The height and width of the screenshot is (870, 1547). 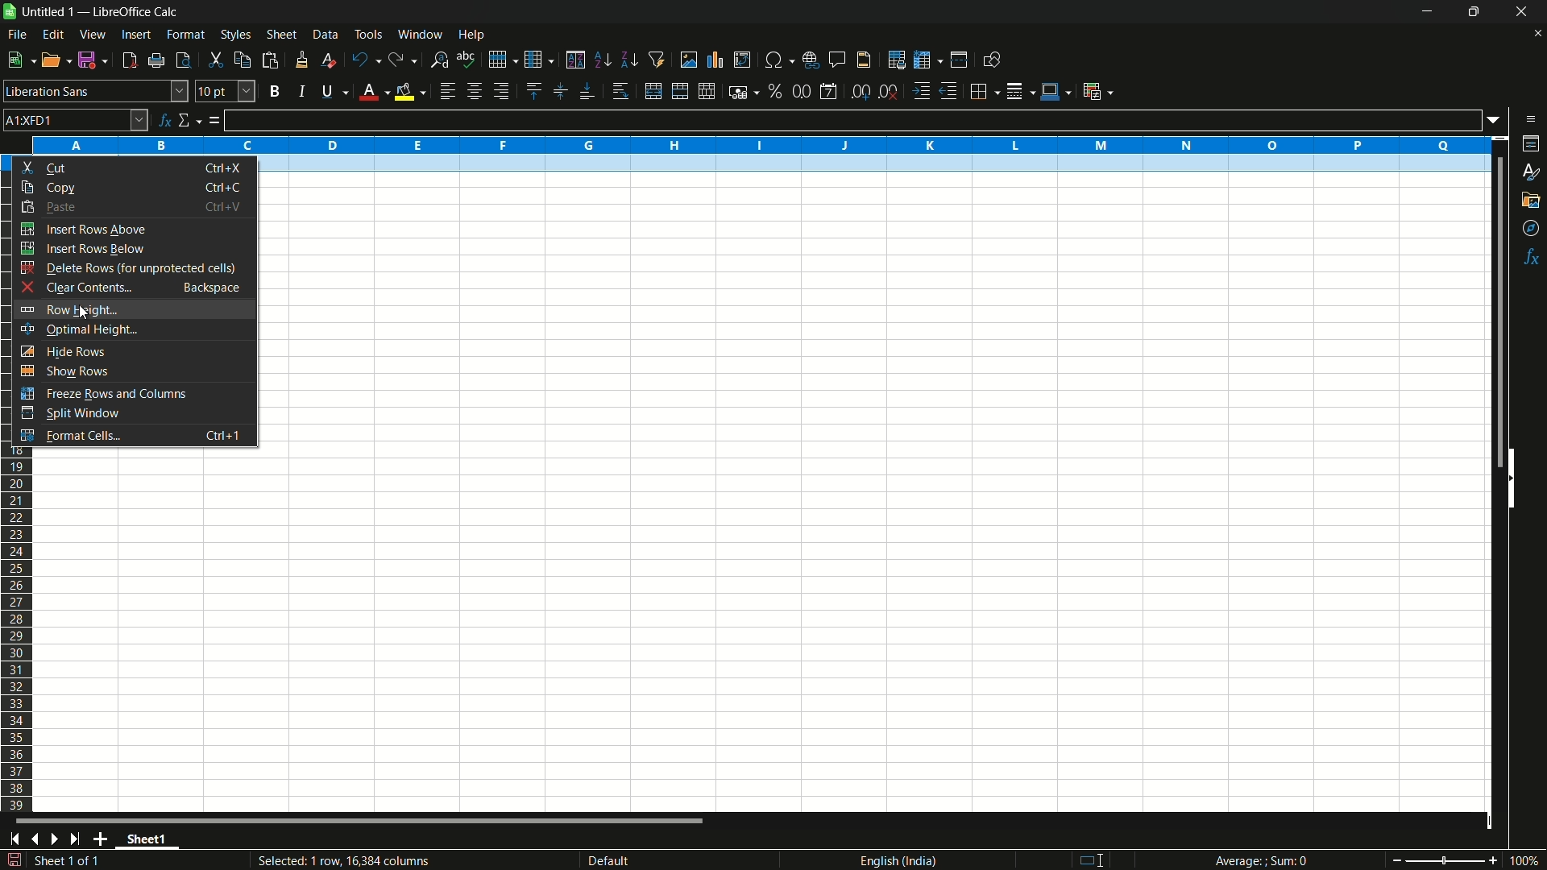 What do you see at coordinates (852, 120) in the screenshot?
I see `formula input line` at bounding box center [852, 120].